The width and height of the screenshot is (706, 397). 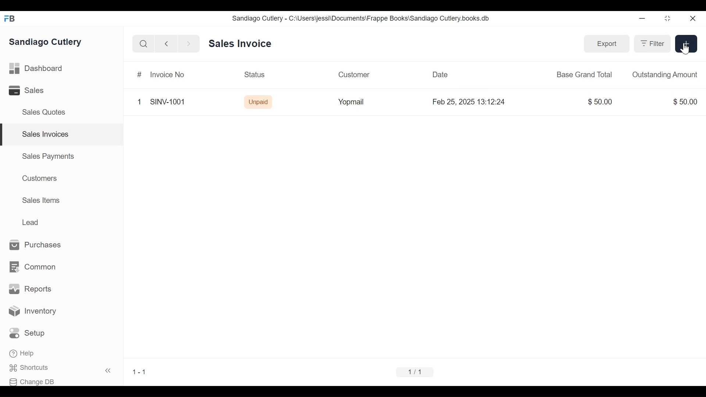 What do you see at coordinates (46, 112) in the screenshot?
I see `Sales Quotes` at bounding box center [46, 112].